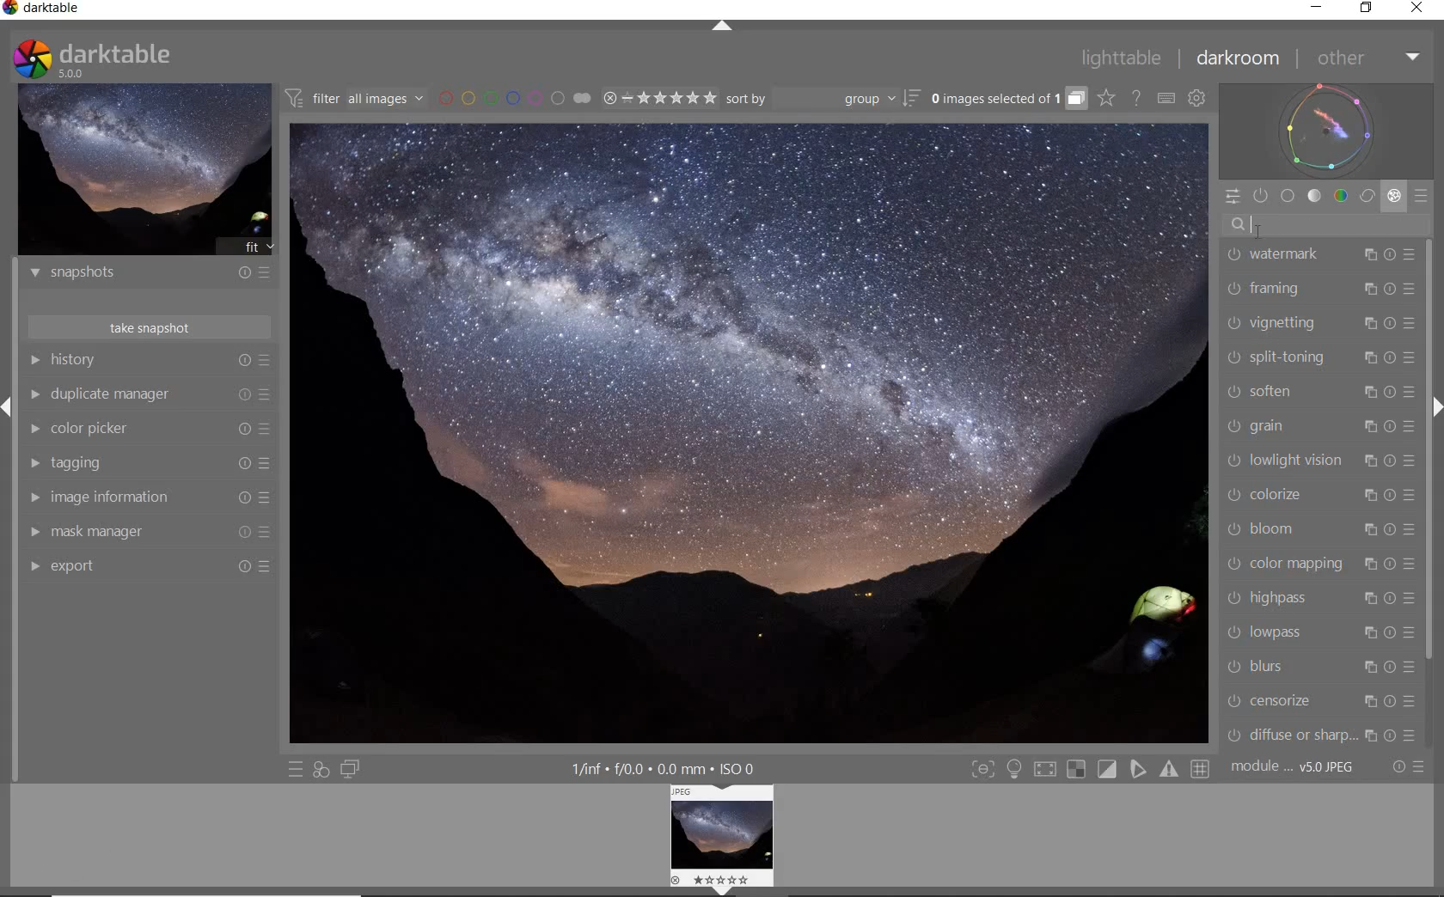 This screenshot has width=1444, height=897. Describe the element at coordinates (1257, 667) in the screenshot. I see `BLURS` at that location.